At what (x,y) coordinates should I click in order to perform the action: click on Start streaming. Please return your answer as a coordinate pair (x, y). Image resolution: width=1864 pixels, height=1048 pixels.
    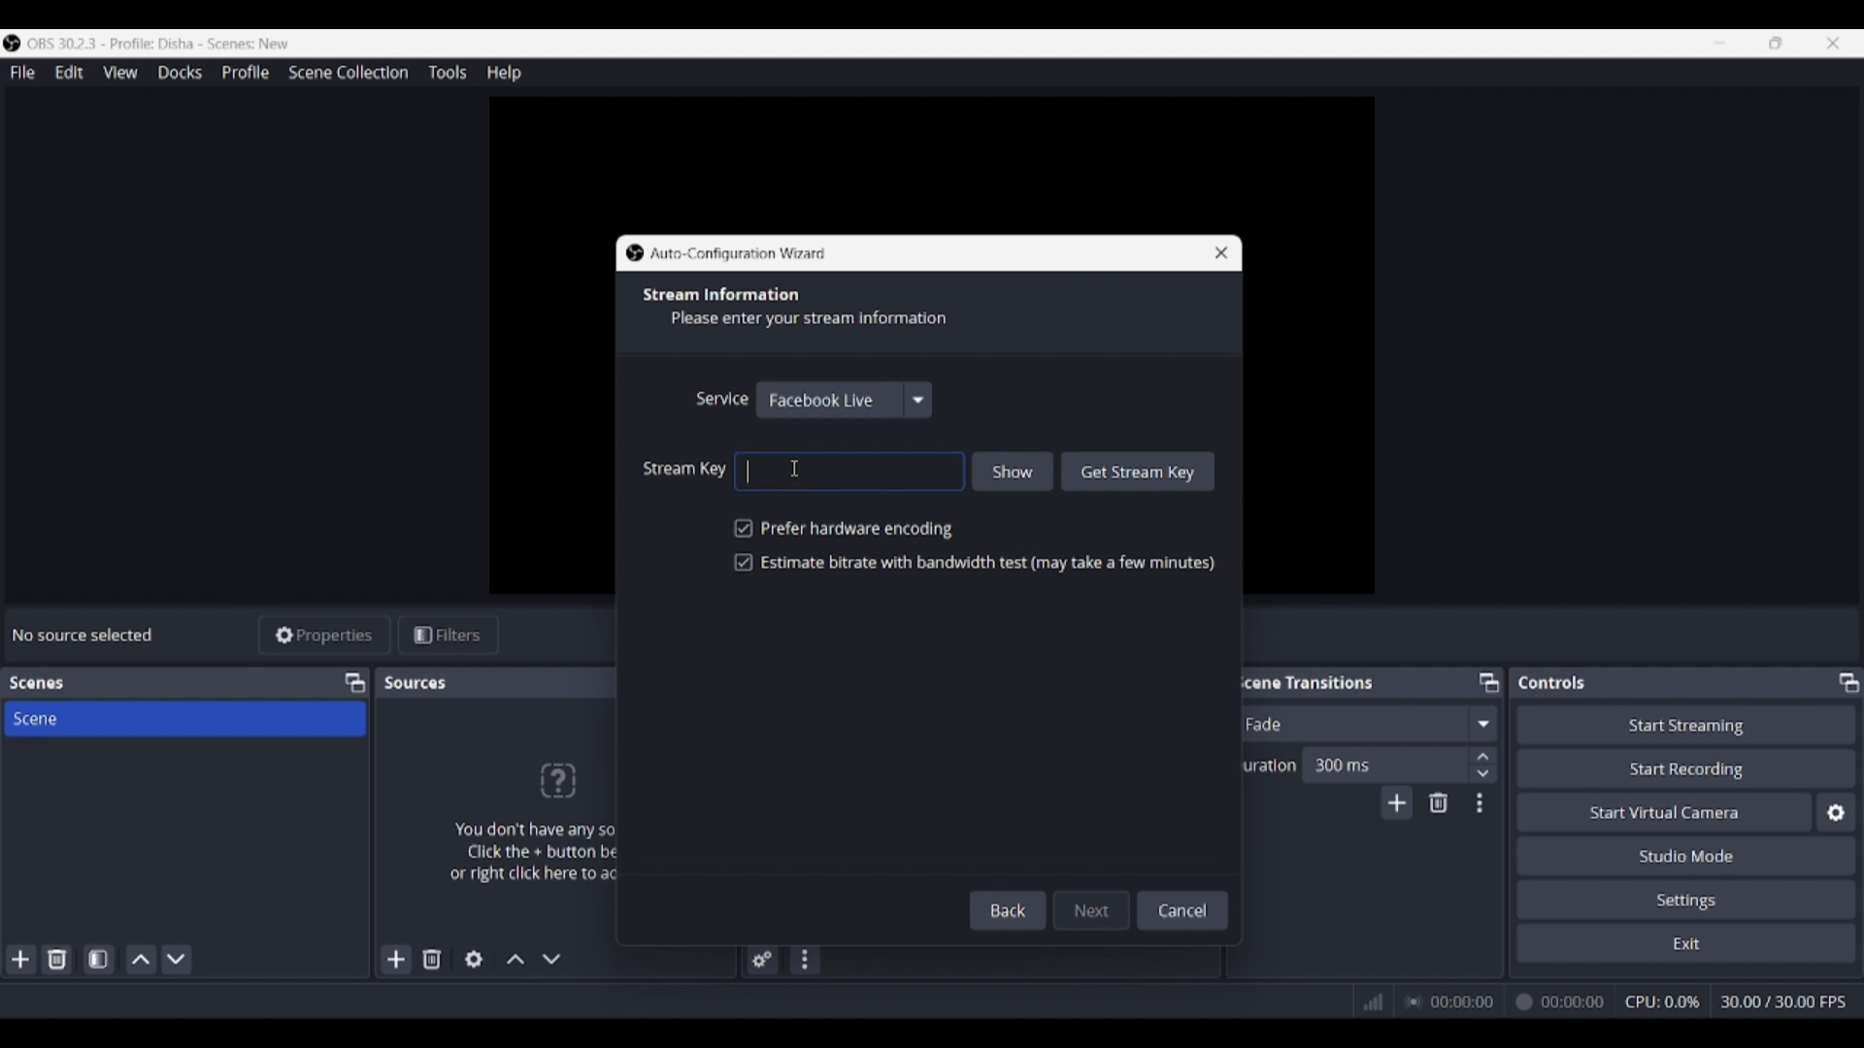
    Looking at the image, I should click on (1687, 724).